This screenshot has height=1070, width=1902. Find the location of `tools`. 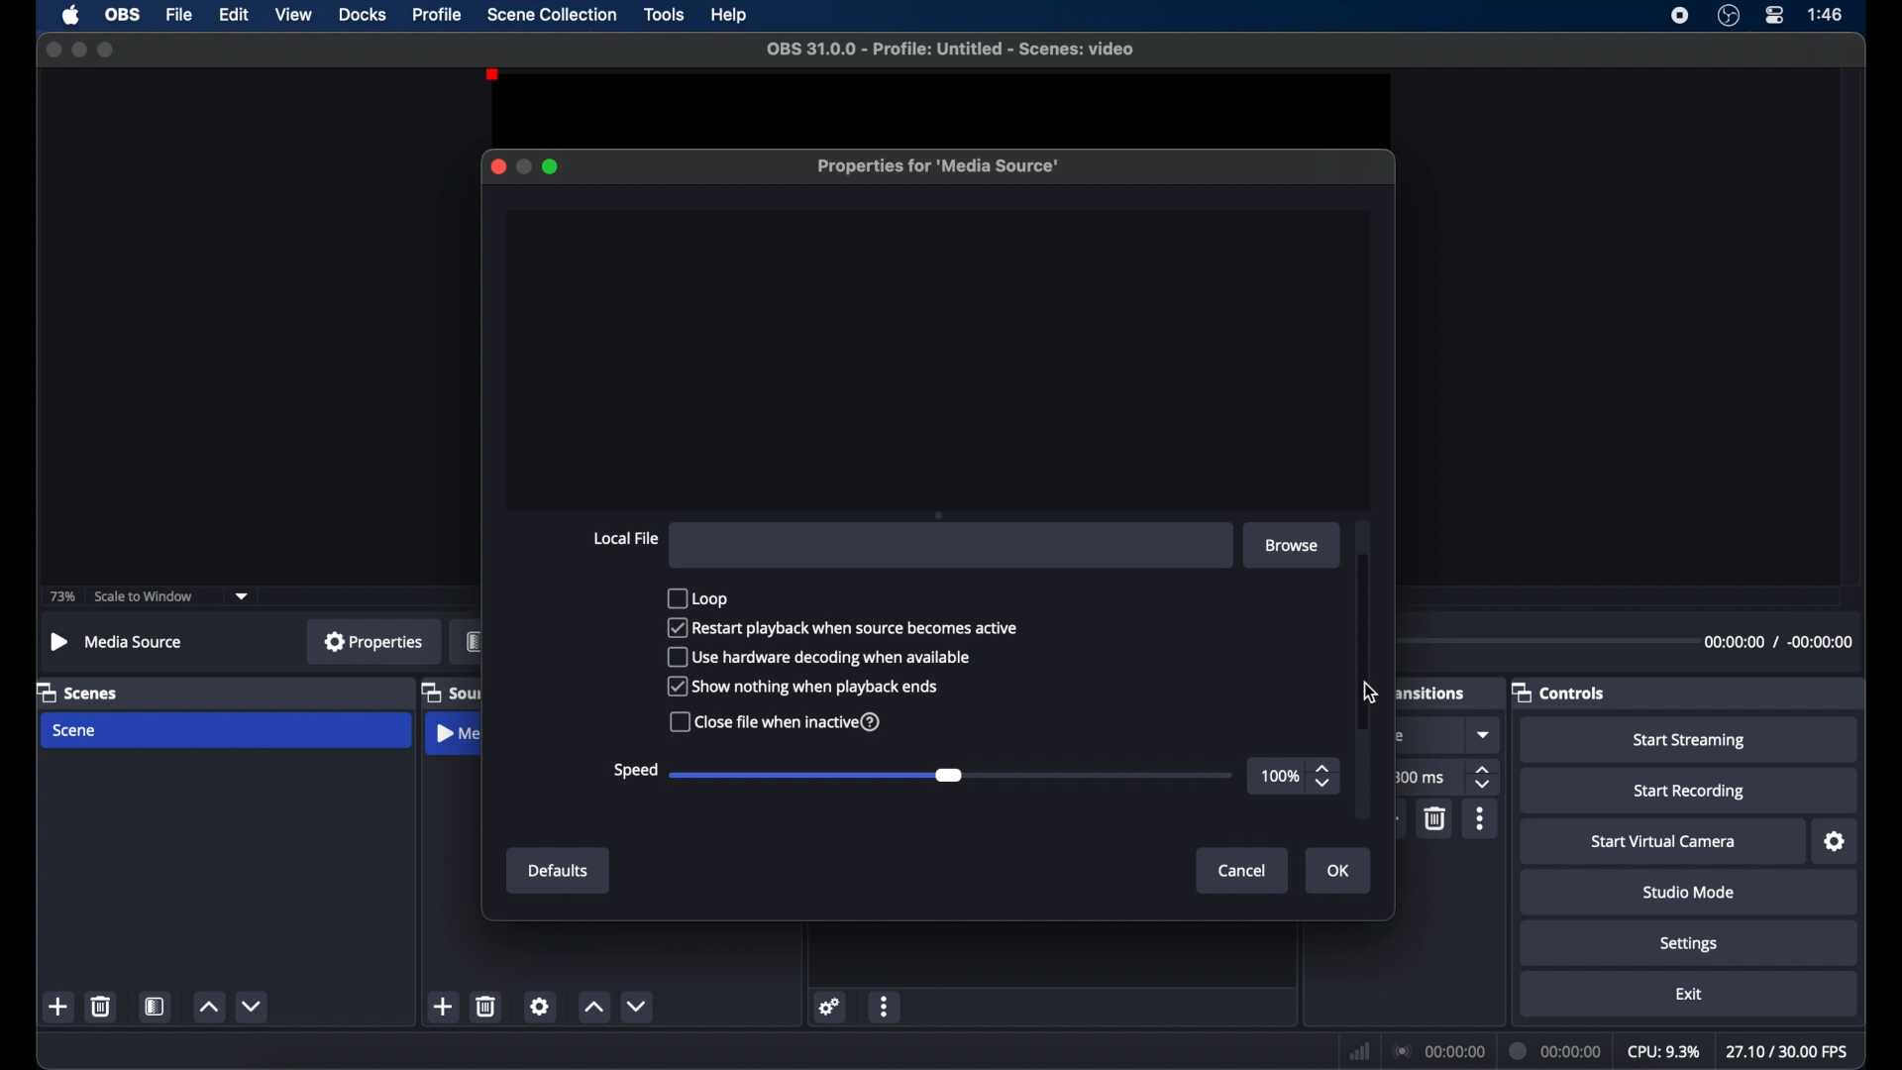

tools is located at coordinates (666, 13).